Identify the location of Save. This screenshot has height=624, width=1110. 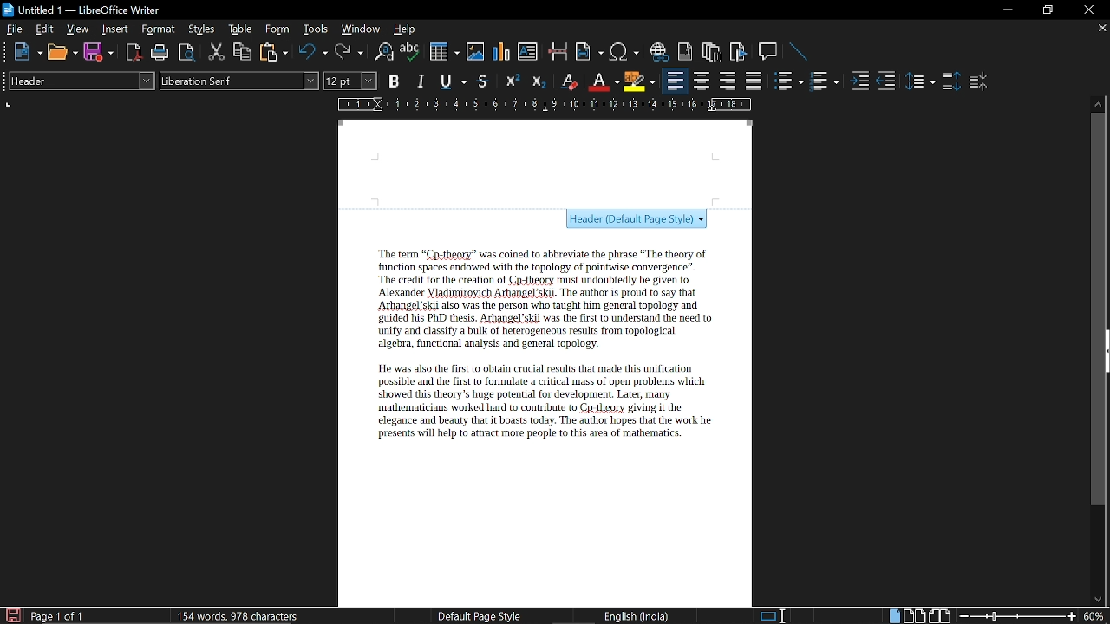
(11, 615).